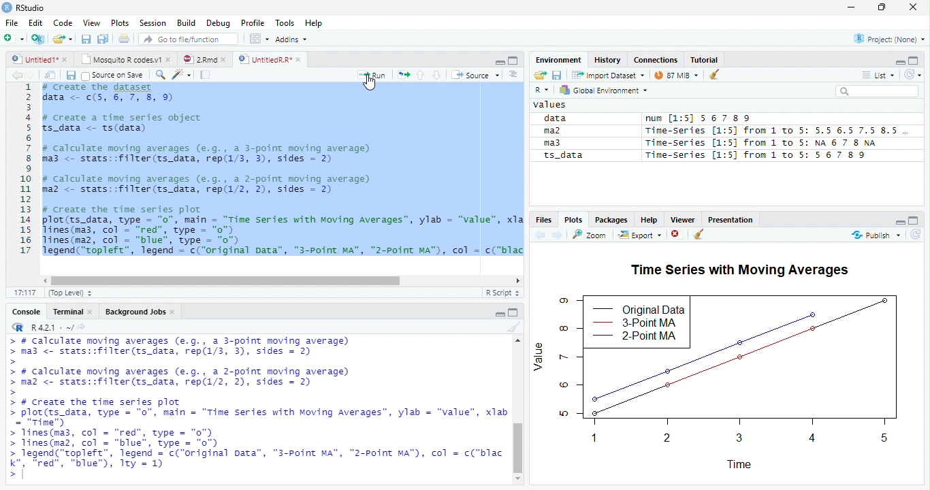  I want to click on R 4.2.1 . ~/, so click(50, 327).